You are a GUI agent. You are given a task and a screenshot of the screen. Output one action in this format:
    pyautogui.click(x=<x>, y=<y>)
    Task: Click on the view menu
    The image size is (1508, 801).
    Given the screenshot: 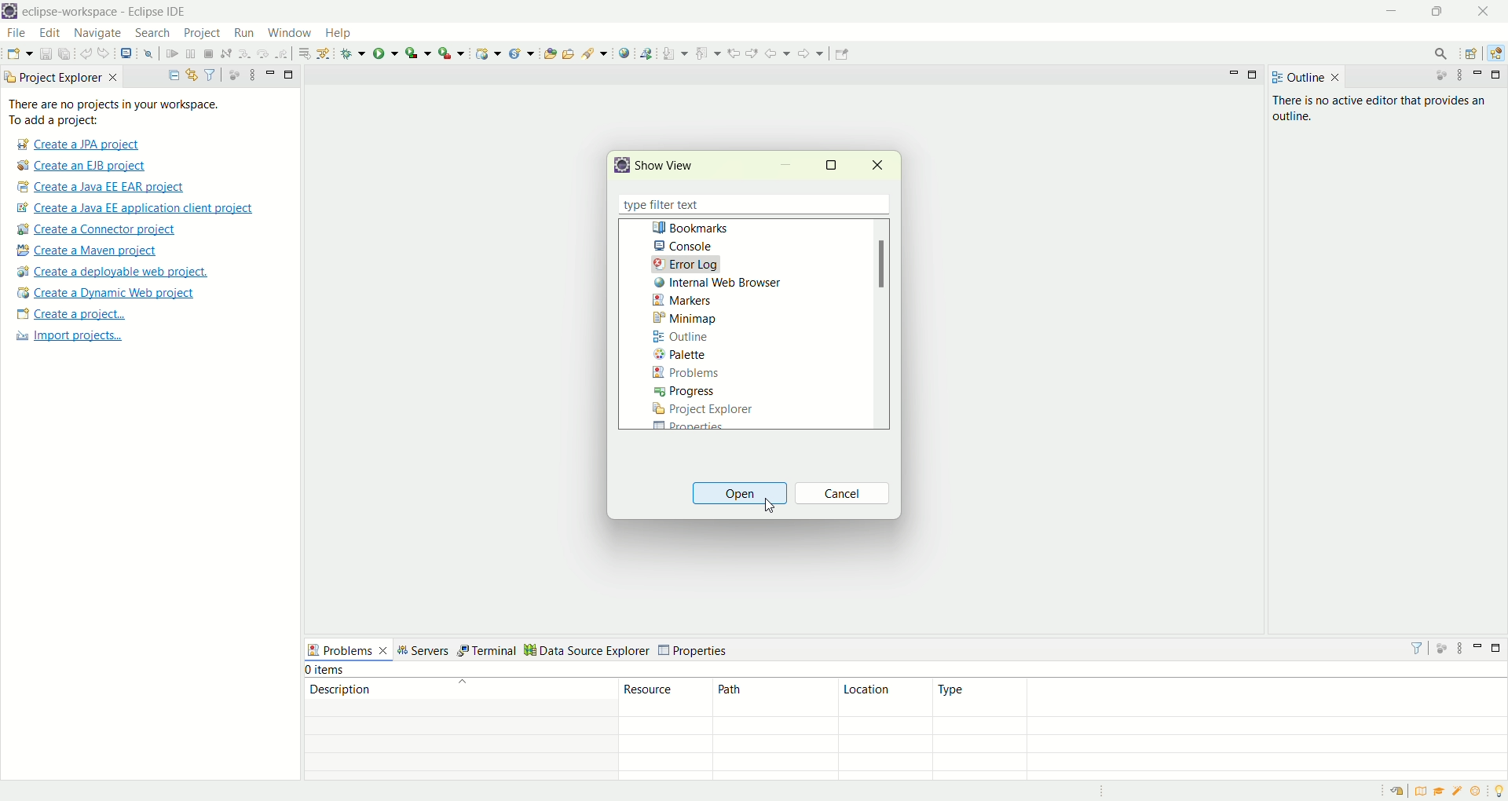 What is the action you would take?
    pyautogui.click(x=1462, y=650)
    